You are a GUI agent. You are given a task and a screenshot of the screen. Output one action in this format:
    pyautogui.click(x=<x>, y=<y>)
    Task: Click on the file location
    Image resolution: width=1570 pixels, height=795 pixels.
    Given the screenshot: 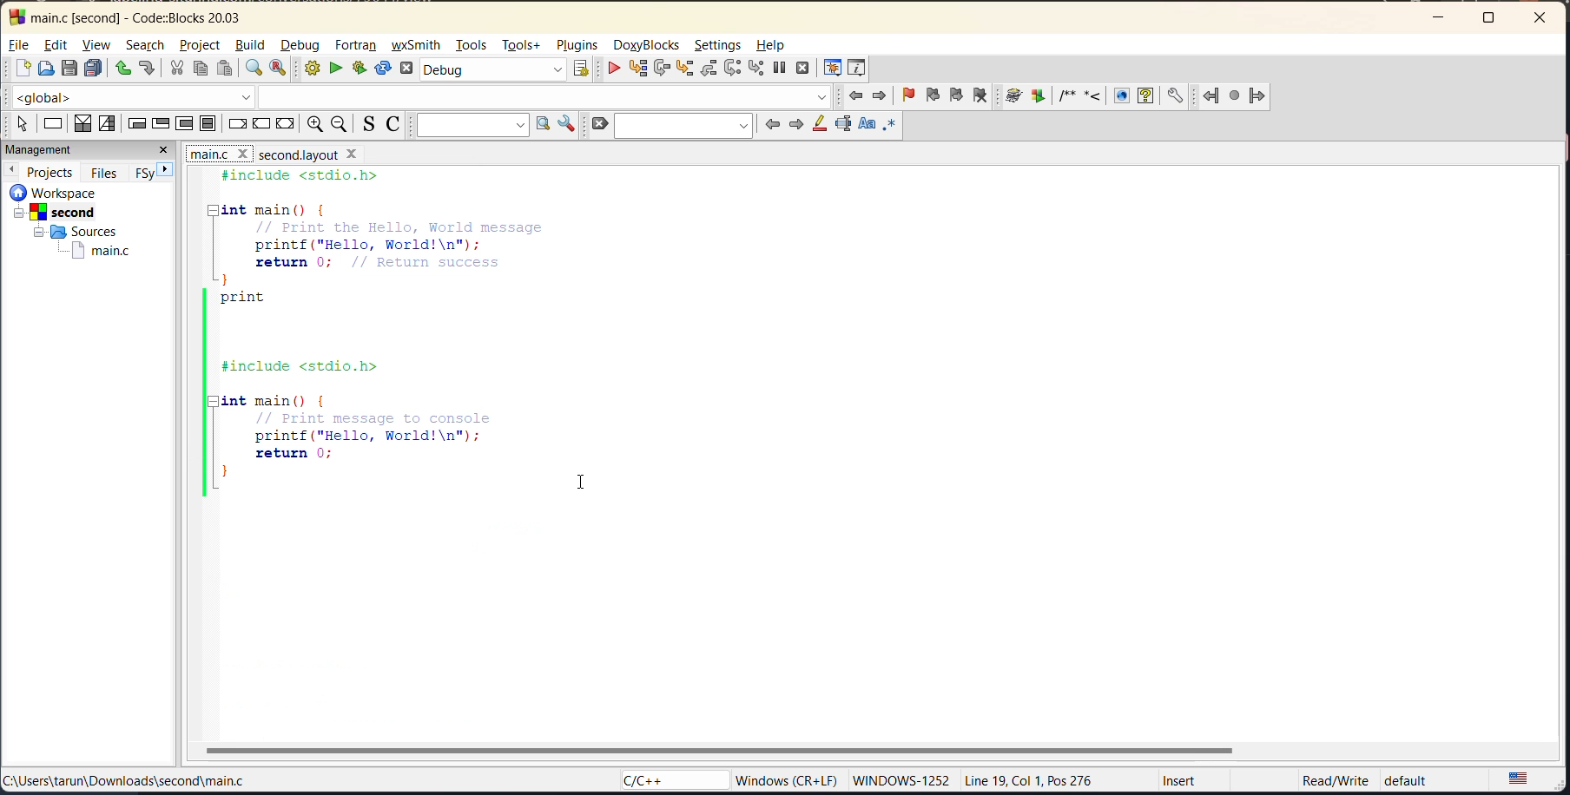 What is the action you would take?
    pyautogui.click(x=122, y=782)
    